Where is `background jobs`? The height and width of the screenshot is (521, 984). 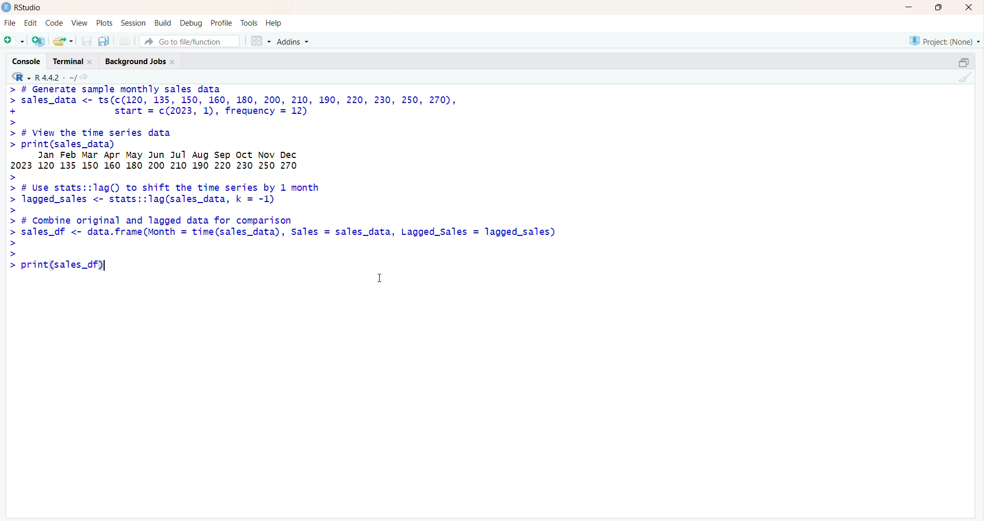 background jobs is located at coordinates (143, 62).